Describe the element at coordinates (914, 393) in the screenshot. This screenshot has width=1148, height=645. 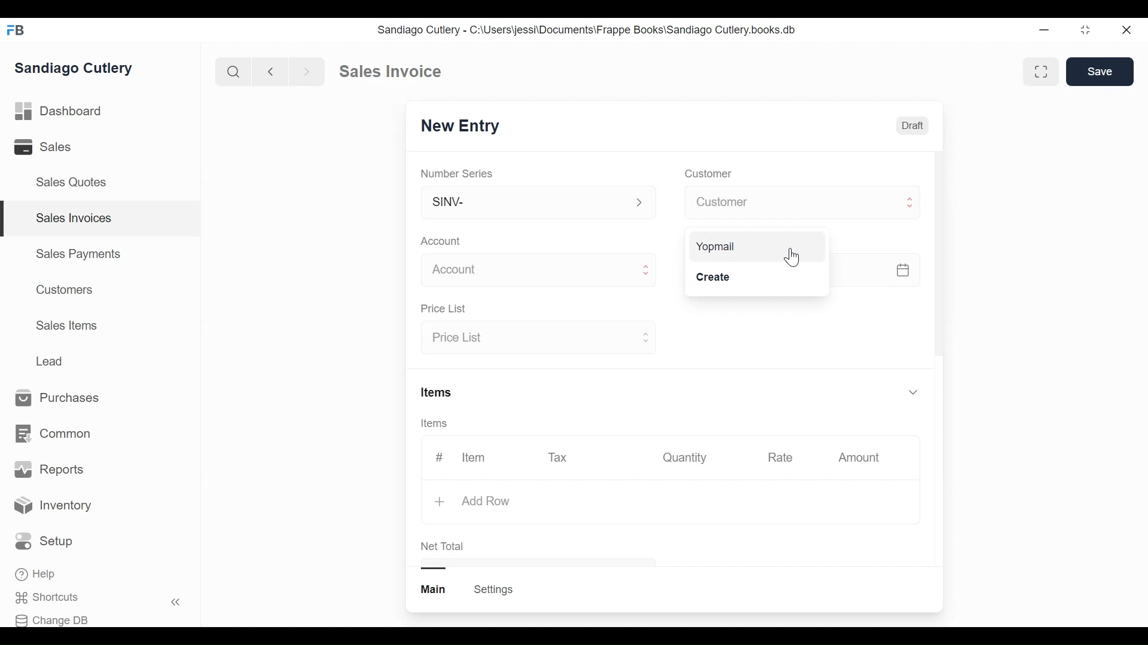
I see `v` at that location.